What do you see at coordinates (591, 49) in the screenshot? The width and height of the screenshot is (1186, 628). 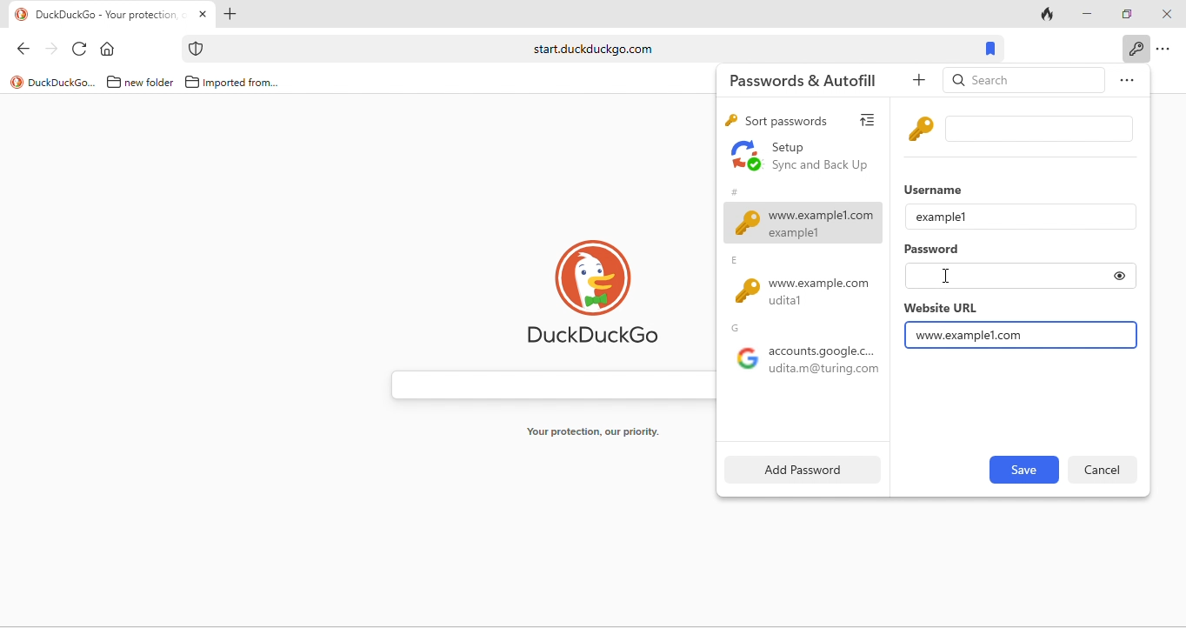 I see `start.duckduckgo.com` at bounding box center [591, 49].